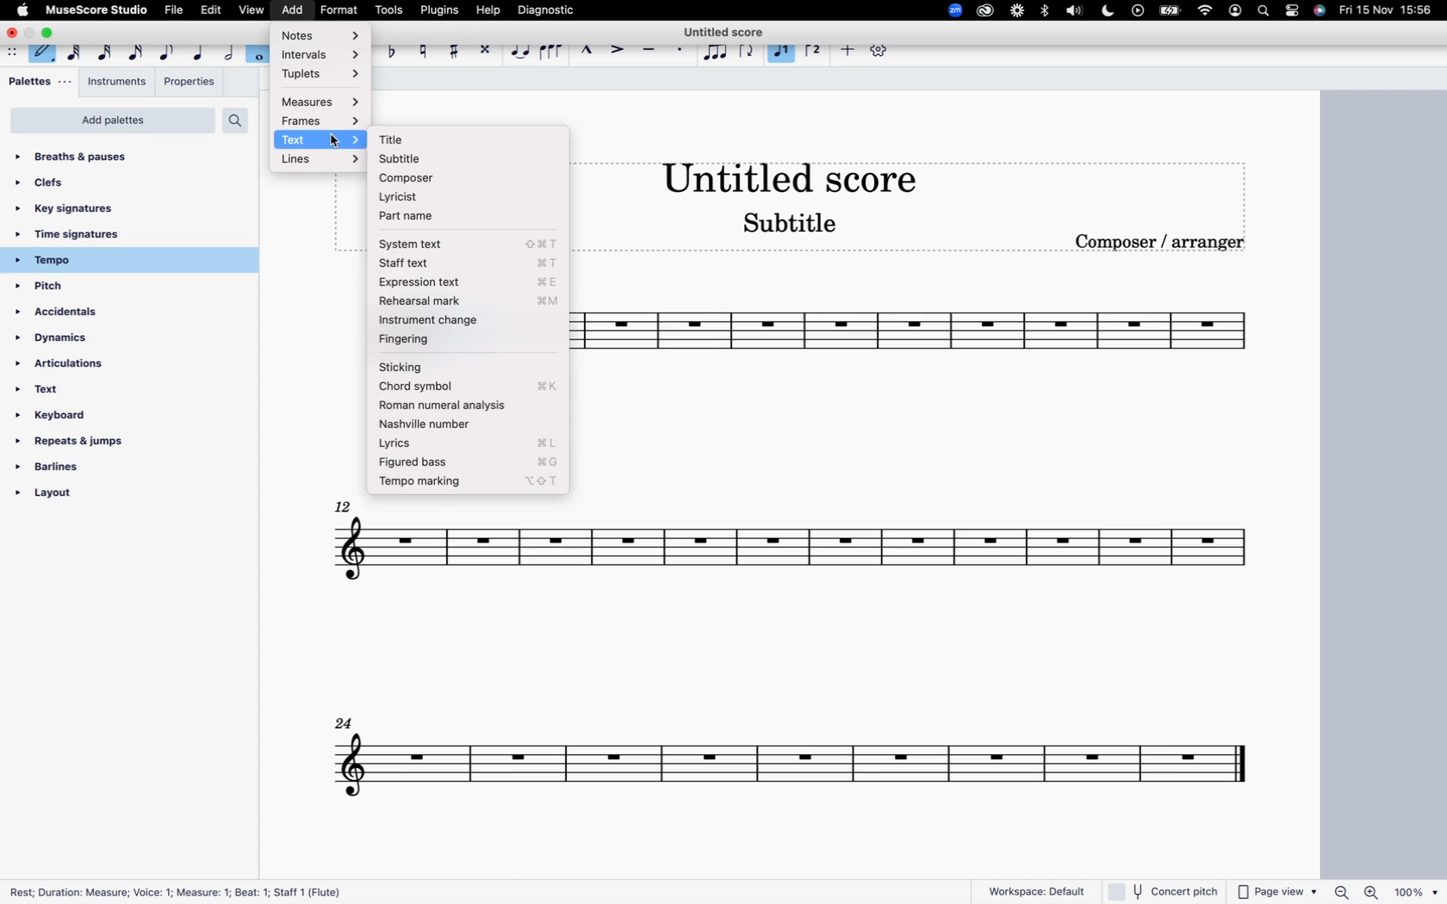 The height and width of the screenshot is (904, 1447). What do you see at coordinates (748, 49) in the screenshot?
I see `flip direction` at bounding box center [748, 49].